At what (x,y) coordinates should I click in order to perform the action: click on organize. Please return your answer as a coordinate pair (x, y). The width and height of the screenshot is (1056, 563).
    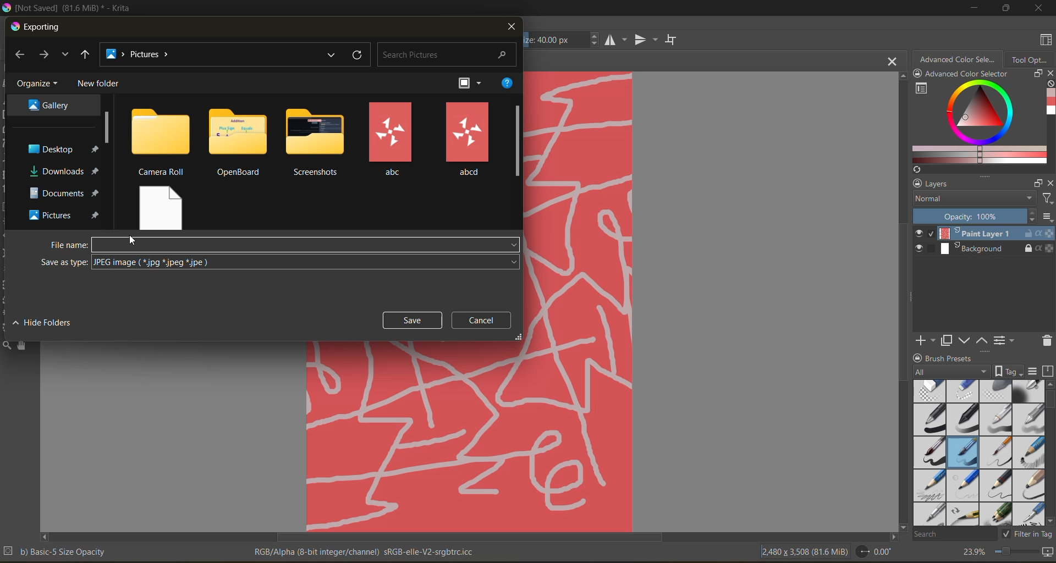
    Looking at the image, I should click on (40, 84).